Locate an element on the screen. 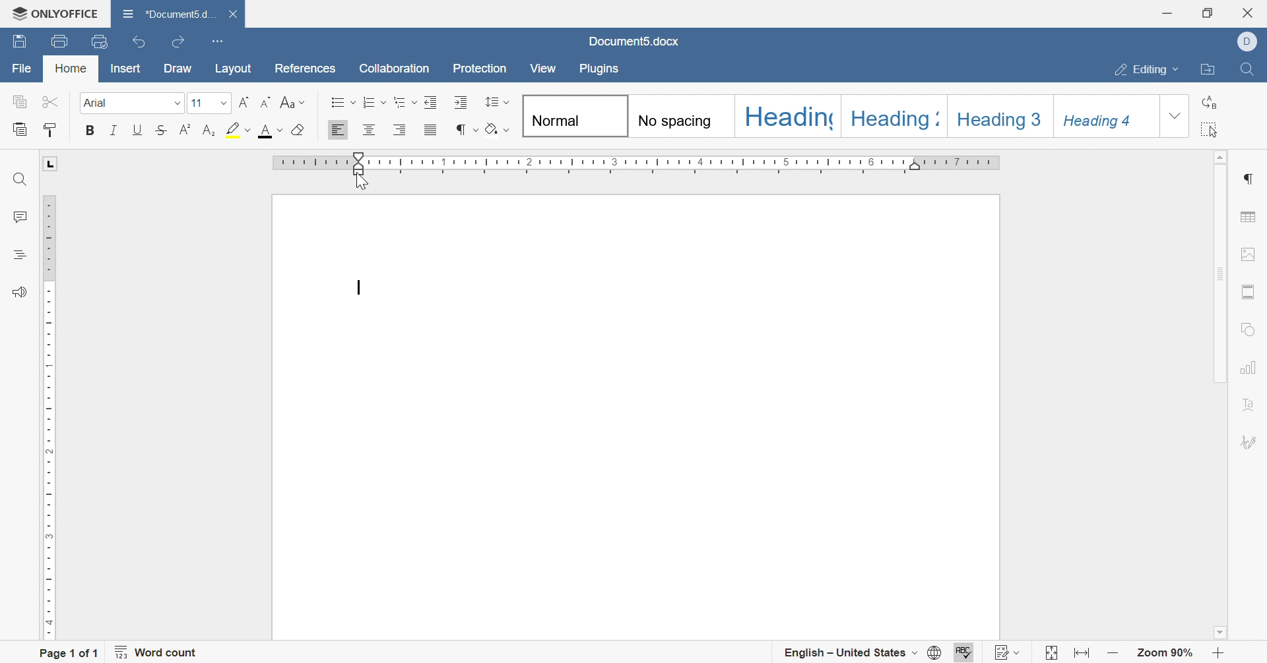 The height and width of the screenshot is (663, 1267). decrement font size is located at coordinates (266, 101).